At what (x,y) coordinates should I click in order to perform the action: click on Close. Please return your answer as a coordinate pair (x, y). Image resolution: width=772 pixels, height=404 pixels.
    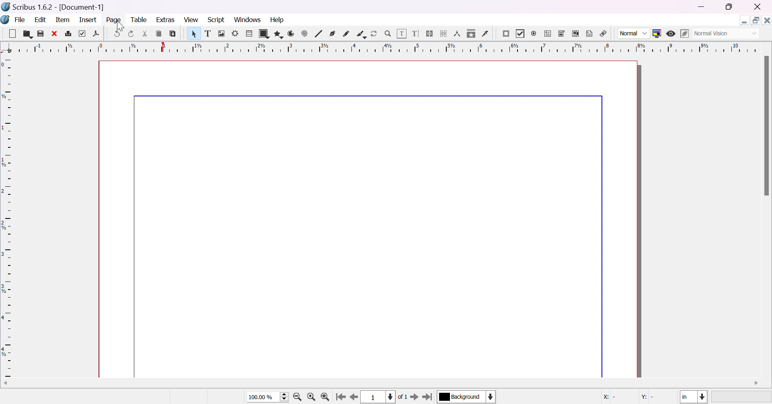
    Looking at the image, I should click on (767, 20).